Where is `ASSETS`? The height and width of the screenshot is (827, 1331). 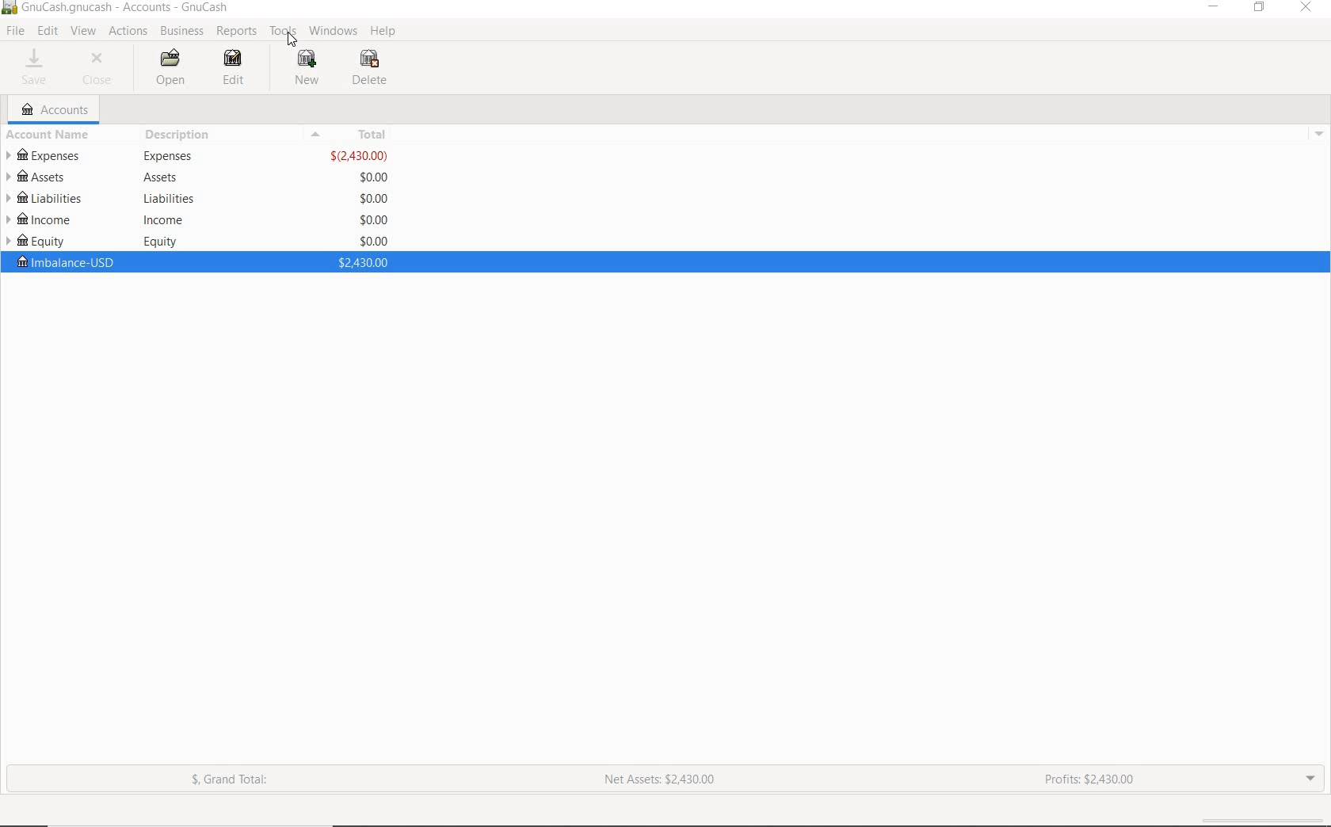
ASSETS is located at coordinates (46, 175).